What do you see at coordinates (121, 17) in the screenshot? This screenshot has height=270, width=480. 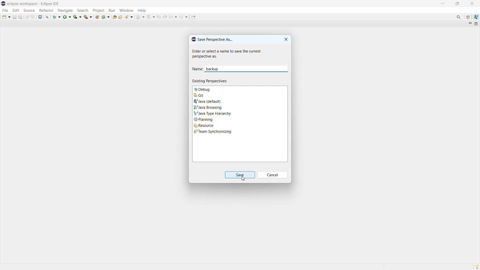 I see `open task` at bounding box center [121, 17].